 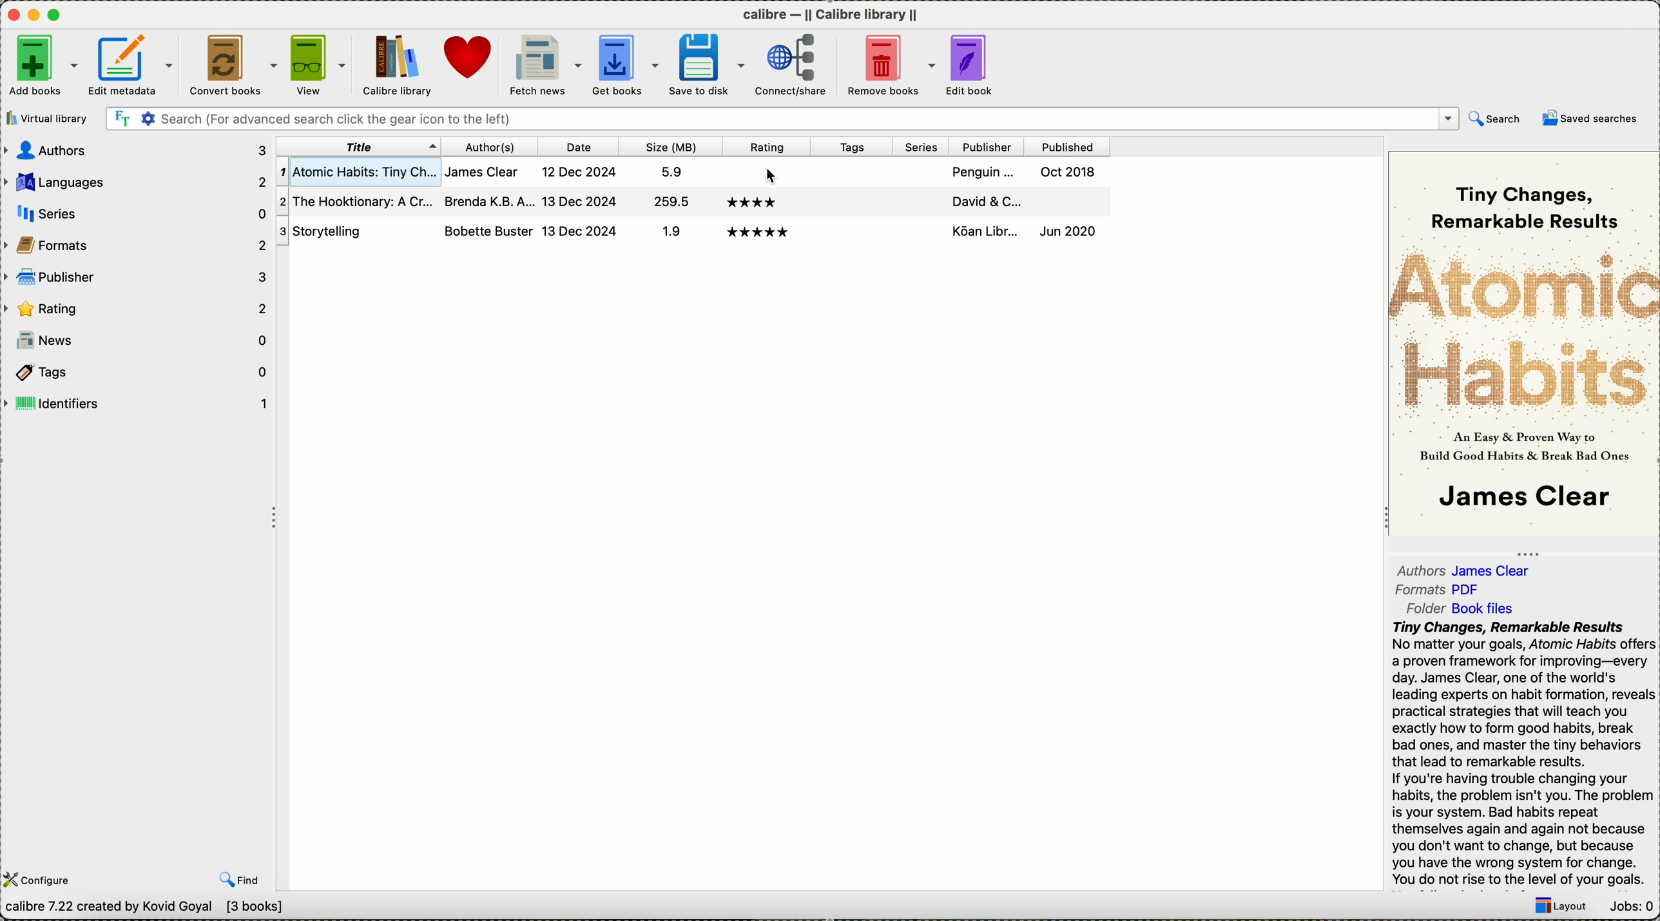 I want to click on brenda k.b.a..., so click(x=487, y=200).